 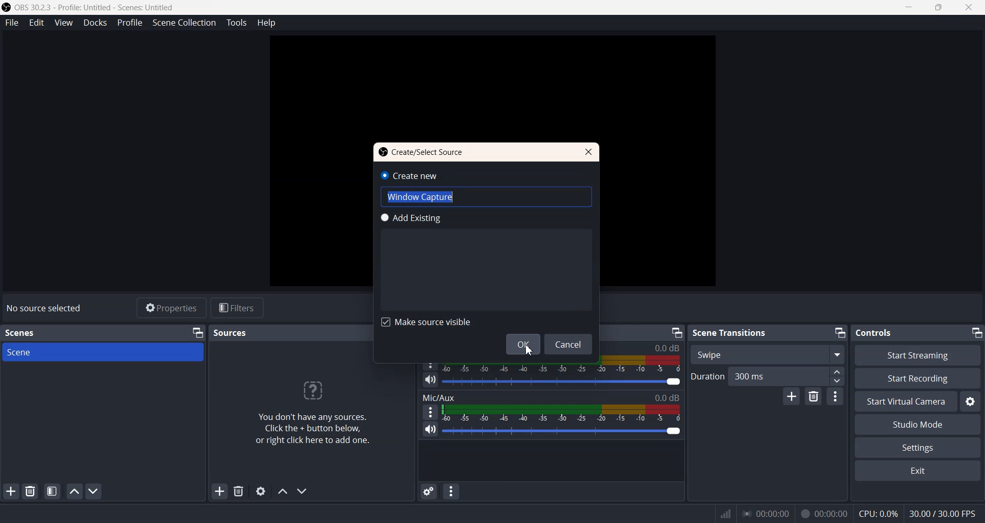 What do you see at coordinates (422, 153) in the screenshot?
I see `Create/Select Source` at bounding box center [422, 153].